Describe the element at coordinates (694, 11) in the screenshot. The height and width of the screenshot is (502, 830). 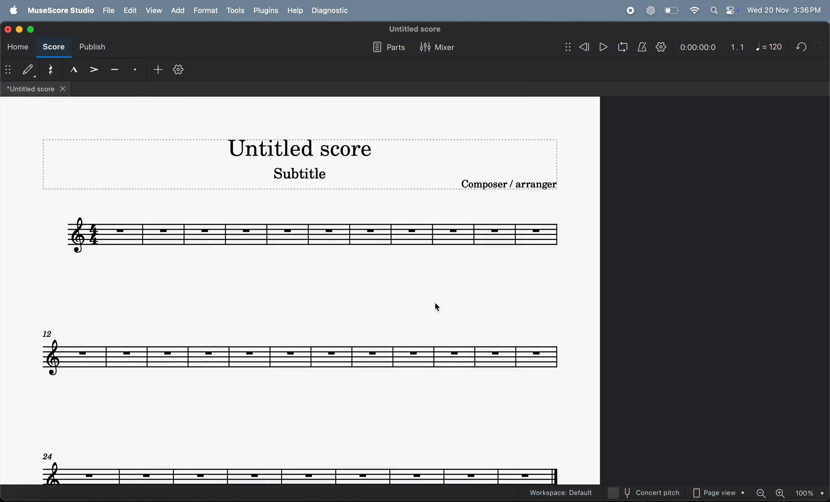
I see `wifi` at that location.